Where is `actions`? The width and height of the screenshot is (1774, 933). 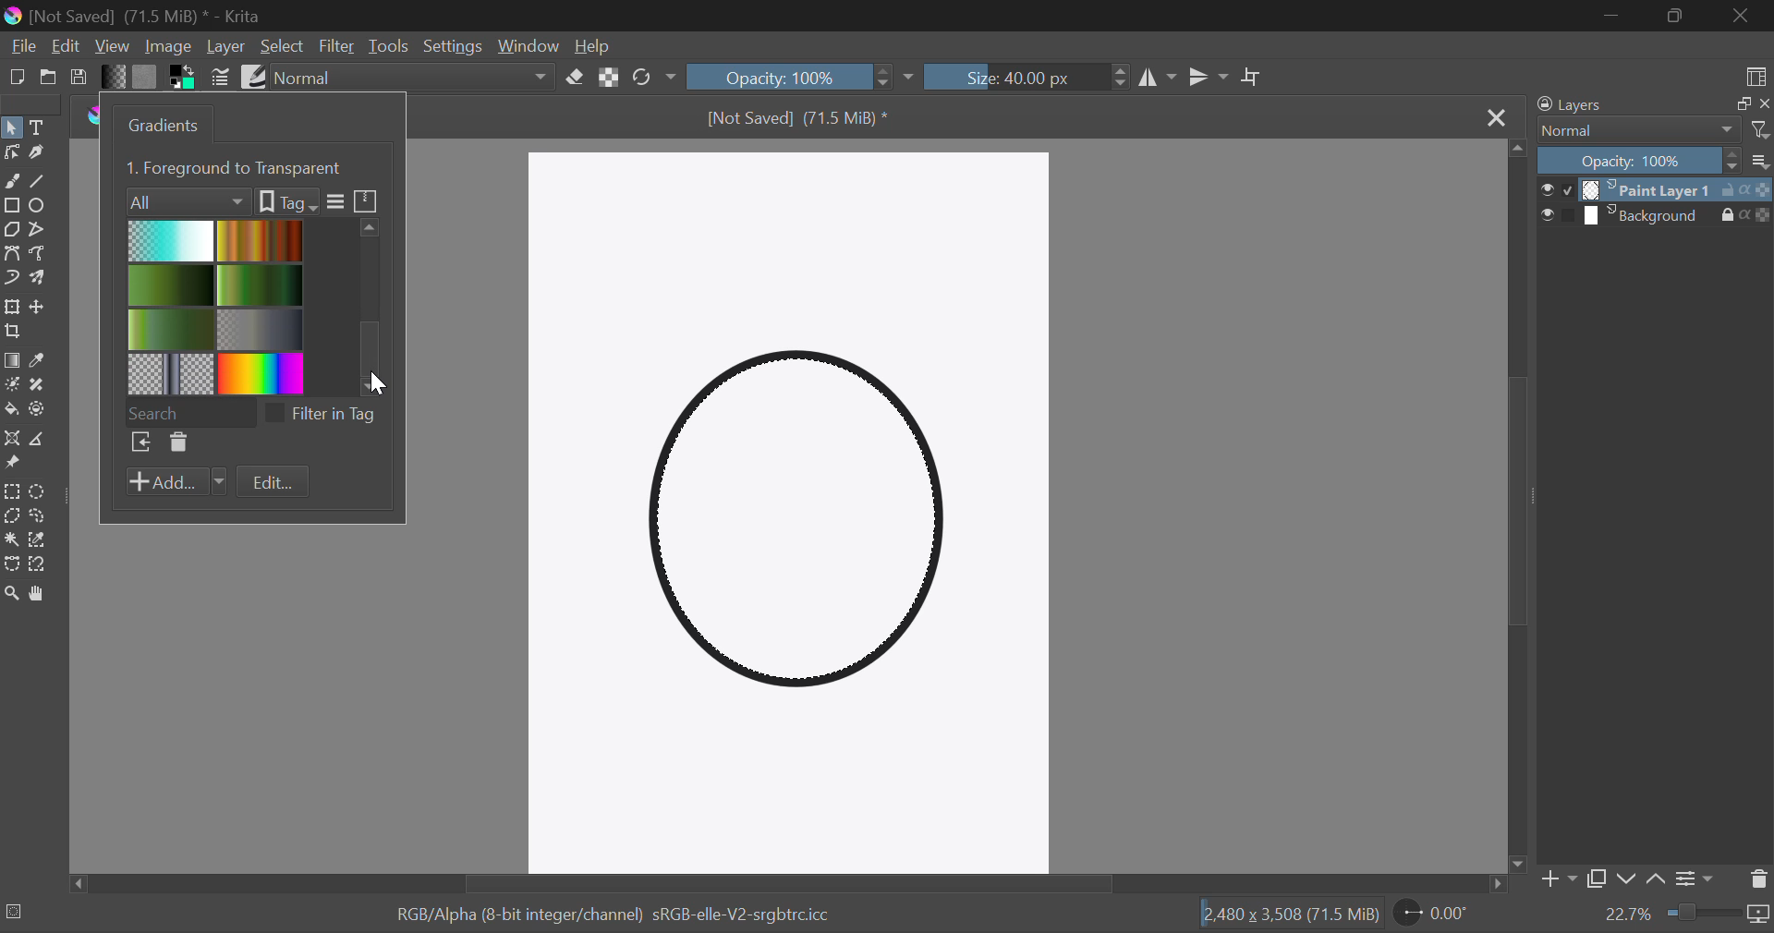
actions is located at coordinates (1745, 190).